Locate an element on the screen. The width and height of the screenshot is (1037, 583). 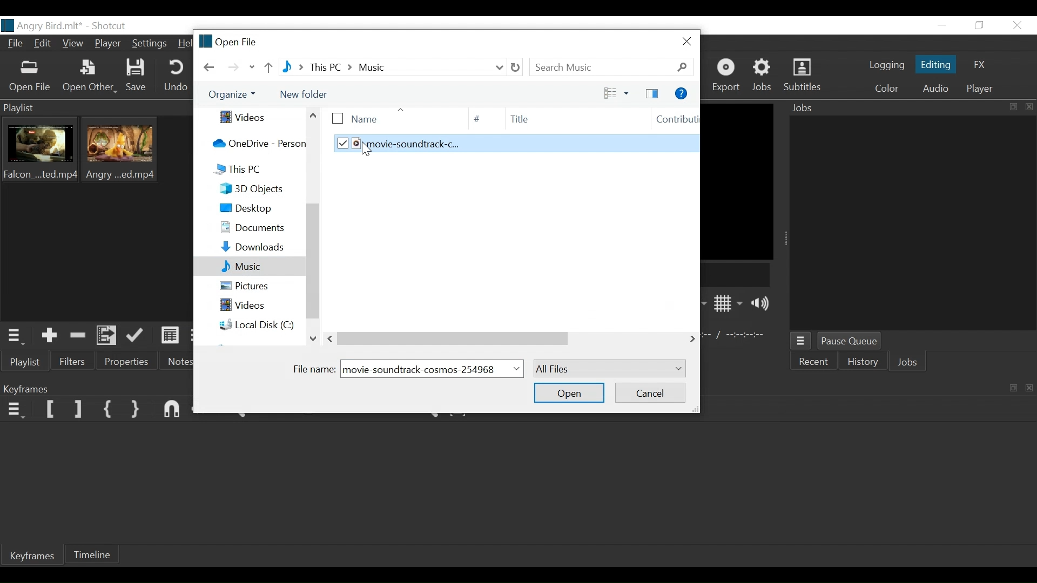
This PC is located at coordinates (248, 170).